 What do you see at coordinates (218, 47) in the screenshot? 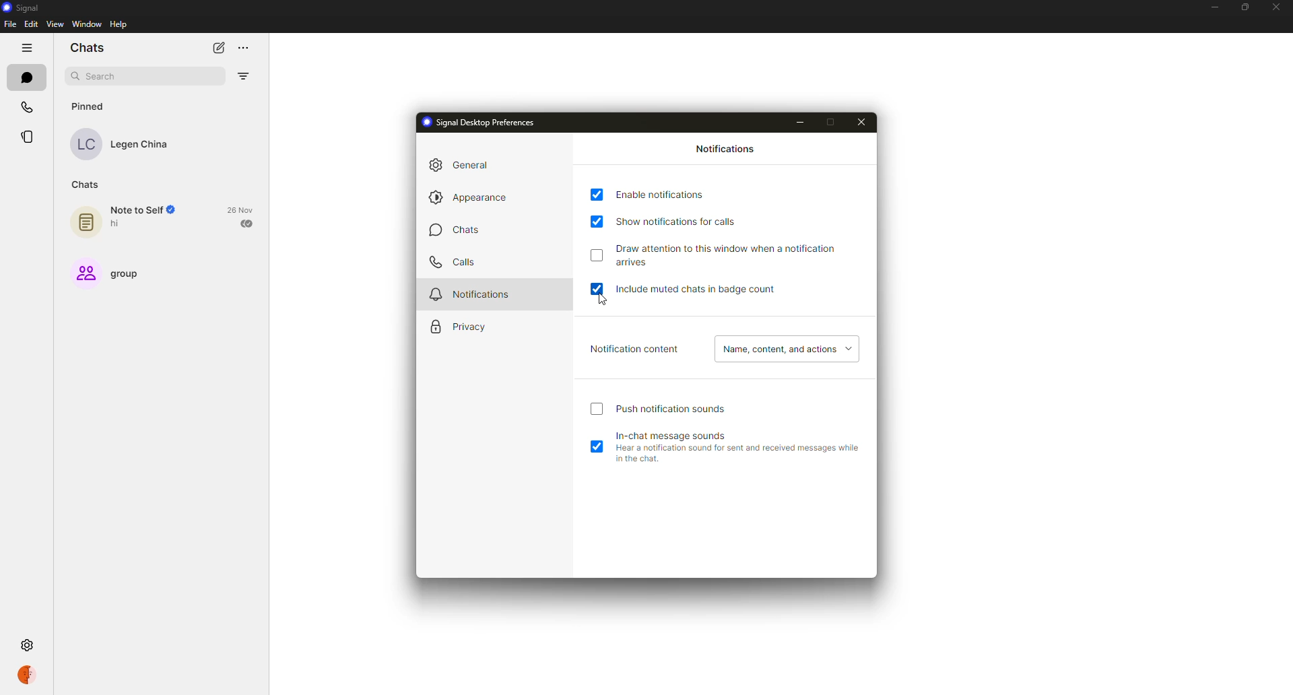
I see `new chat` at bounding box center [218, 47].